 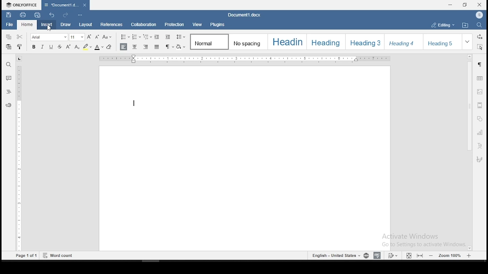 I want to click on track changes, so click(x=393, y=255).